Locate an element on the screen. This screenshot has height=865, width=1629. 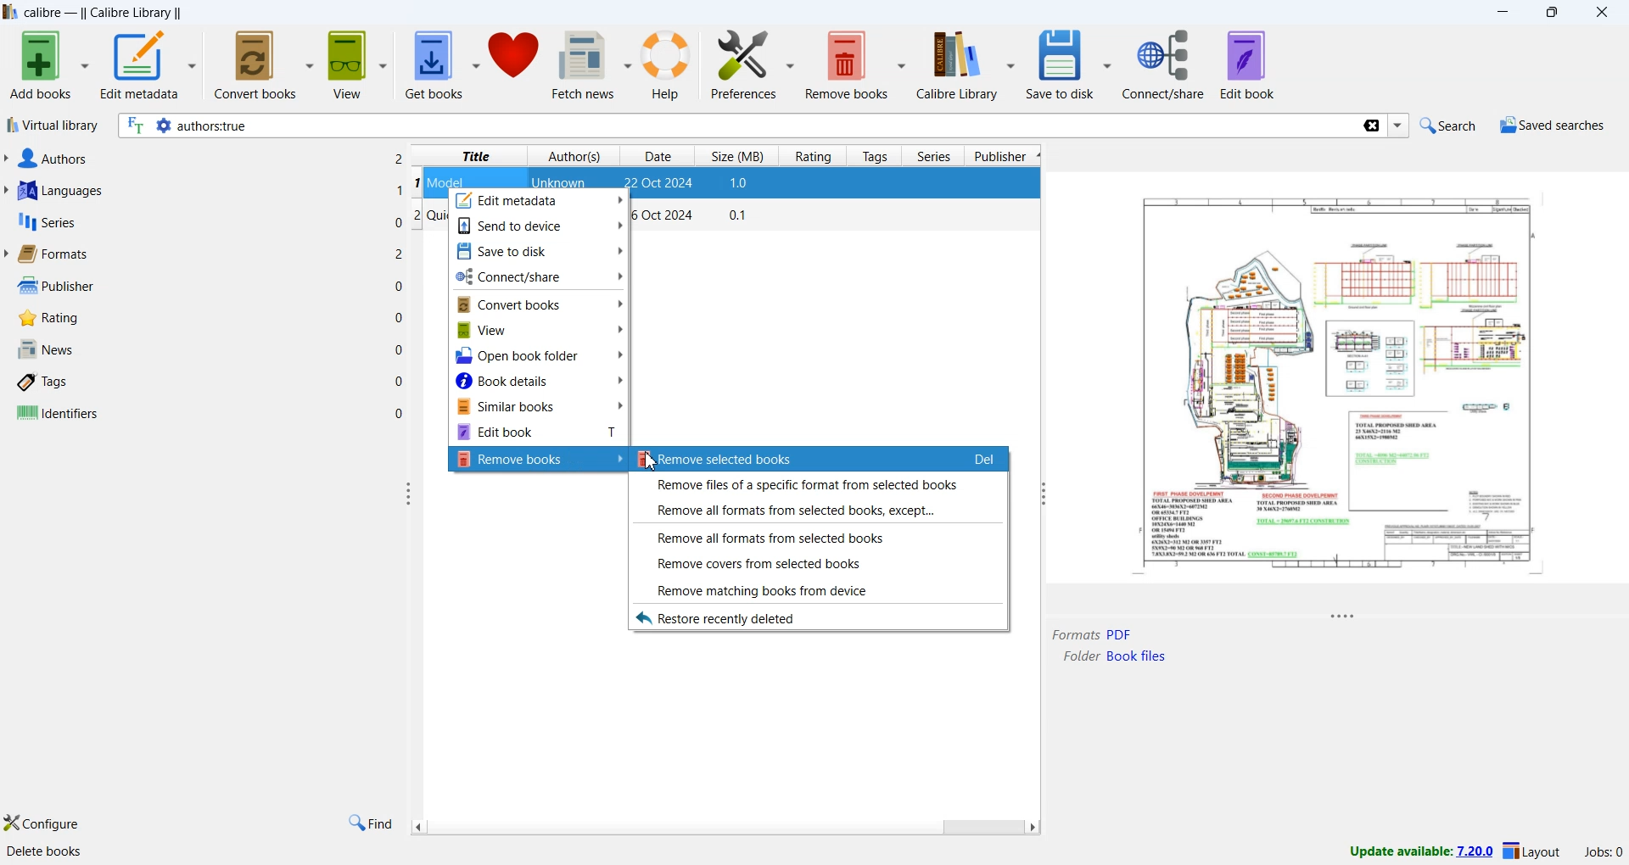
formats is located at coordinates (52, 254).